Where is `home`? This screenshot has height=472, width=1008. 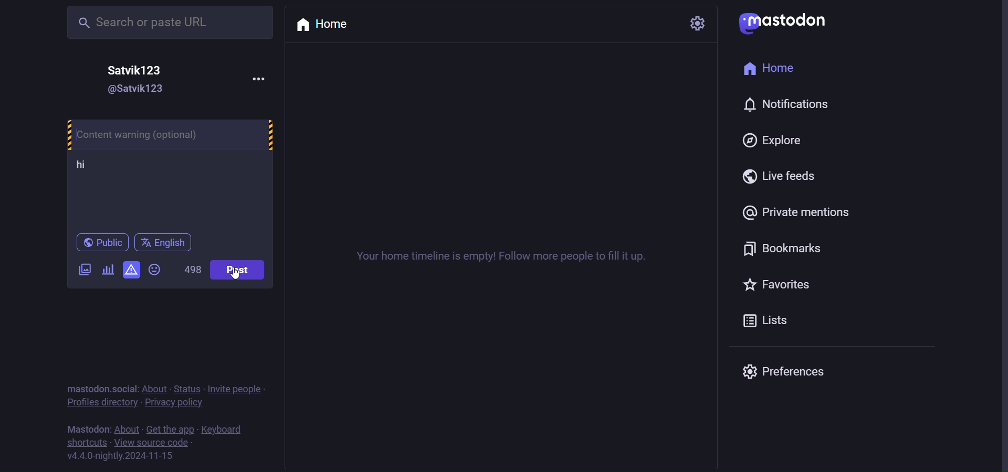
home is located at coordinates (774, 71).